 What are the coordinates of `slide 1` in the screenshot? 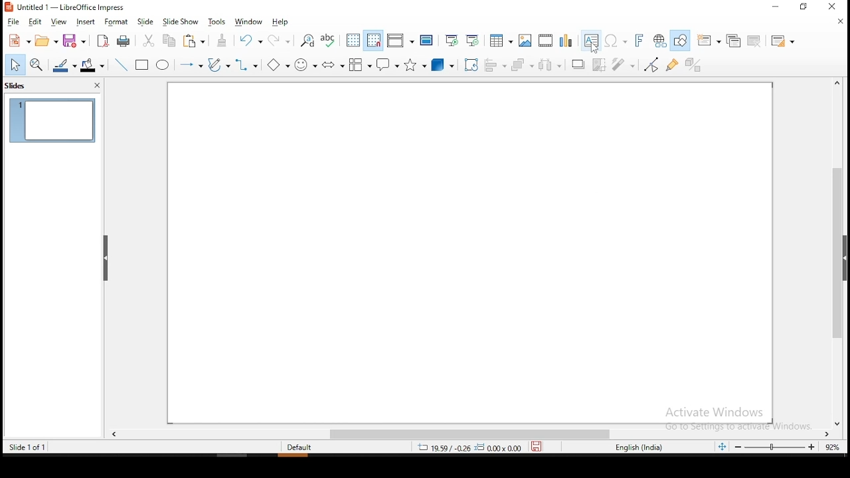 It's located at (54, 120).